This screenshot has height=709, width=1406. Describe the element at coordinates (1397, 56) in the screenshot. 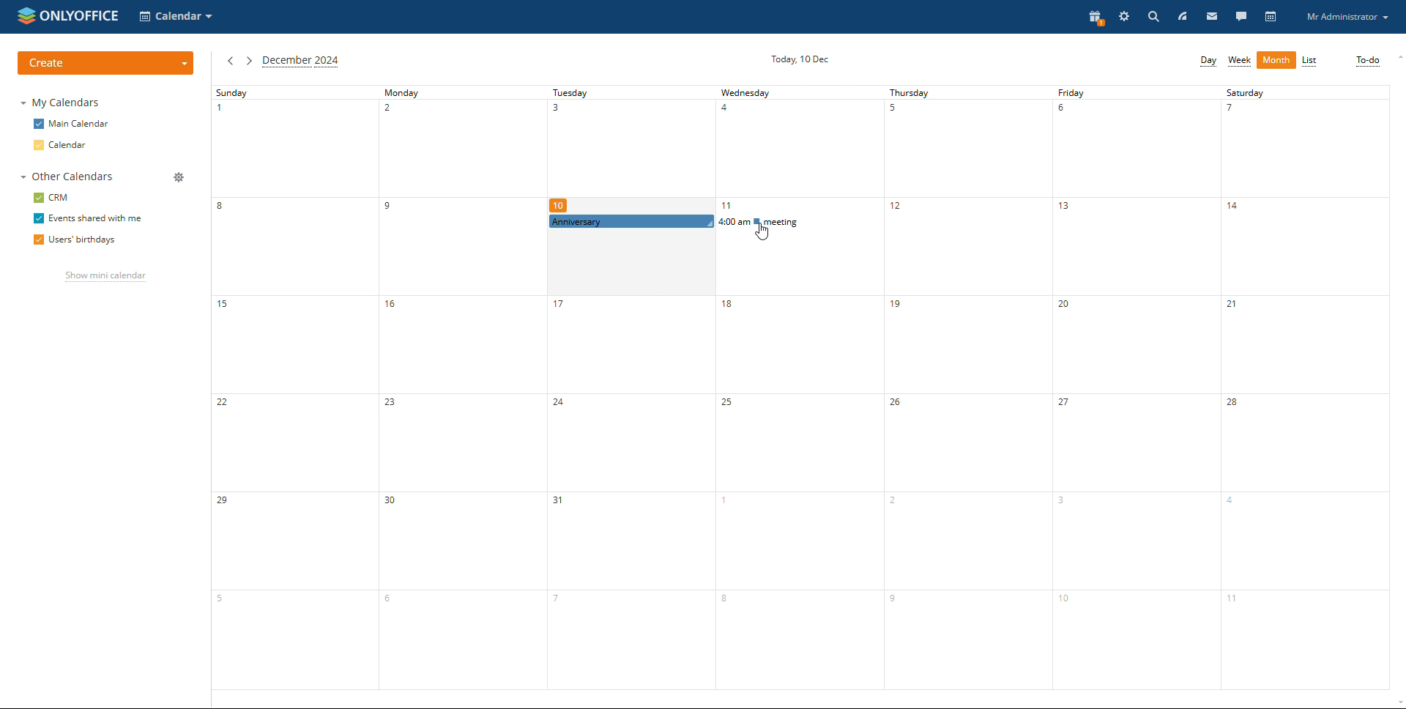

I see `scroll up` at that location.